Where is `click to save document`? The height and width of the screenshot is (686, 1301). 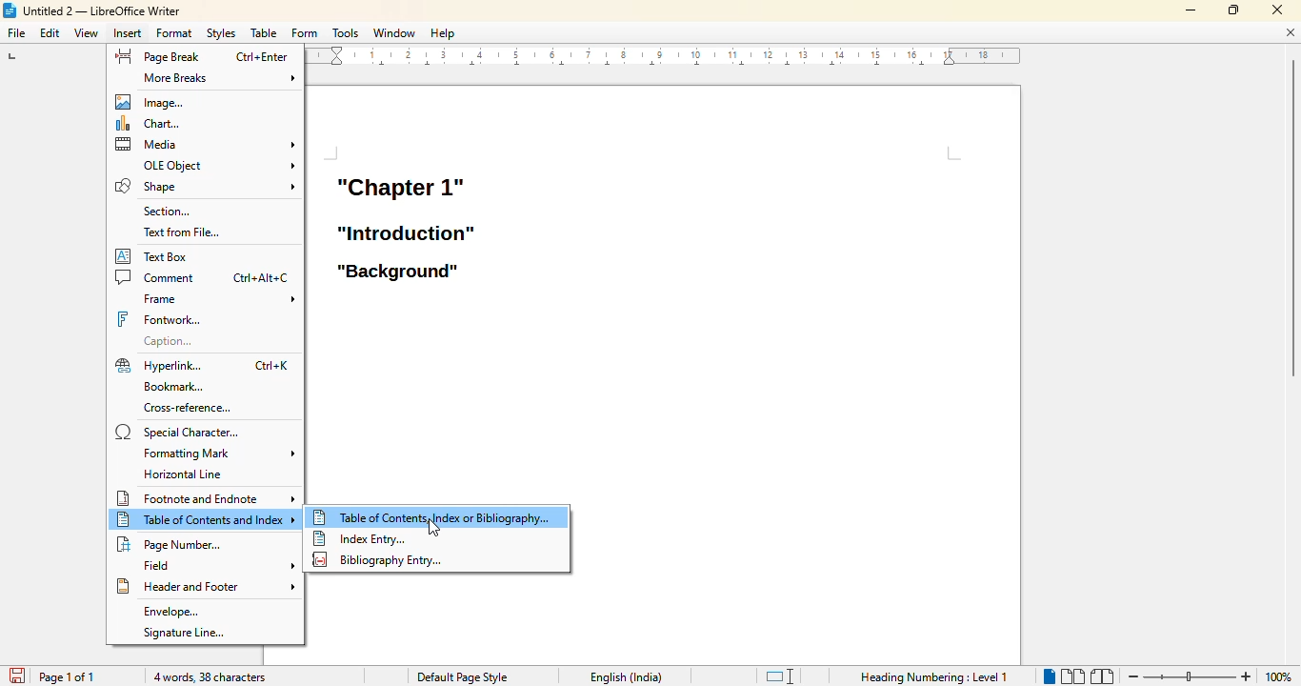
click to save document is located at coordinates (16, 676).